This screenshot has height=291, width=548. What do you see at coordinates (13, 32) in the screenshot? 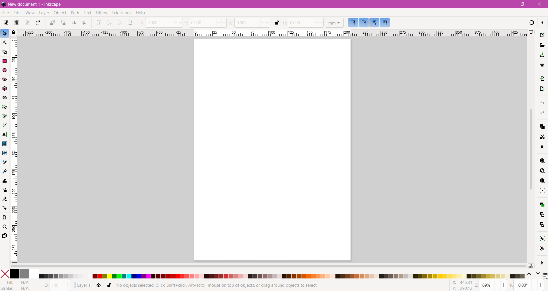
I see `Toggle lock of all guides in the document` at bounding box center [13, 32].